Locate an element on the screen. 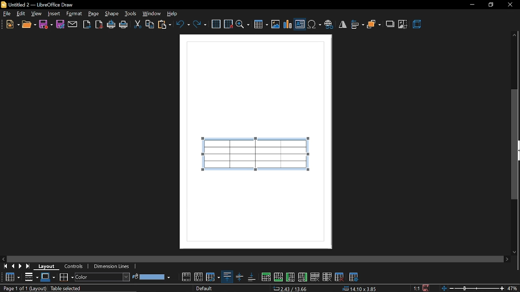  47% is located at coordinates (514, 288).